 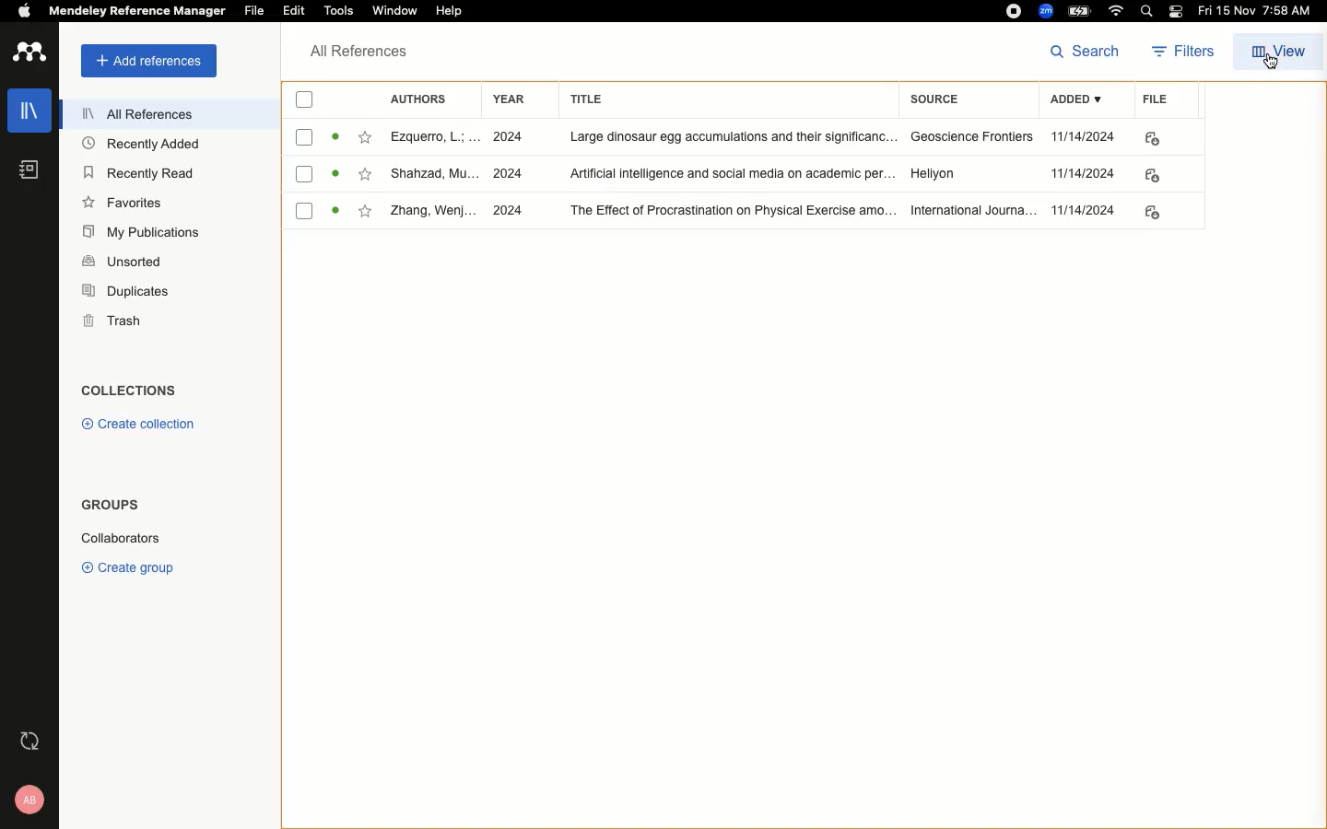 What do you see at coordinates (1079, 11) in the screenshot?
I see `Charge` at bounding box center [1079, 11].